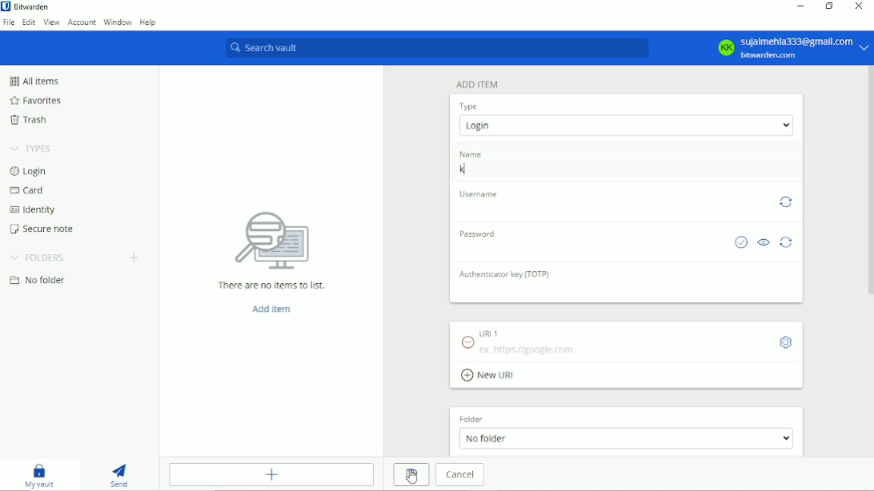 The height and width of the screenshot is (491, 874). Describe the element at coordinates (741, 243) in the screenshot. I see `Check if password has been exposed` at that location.